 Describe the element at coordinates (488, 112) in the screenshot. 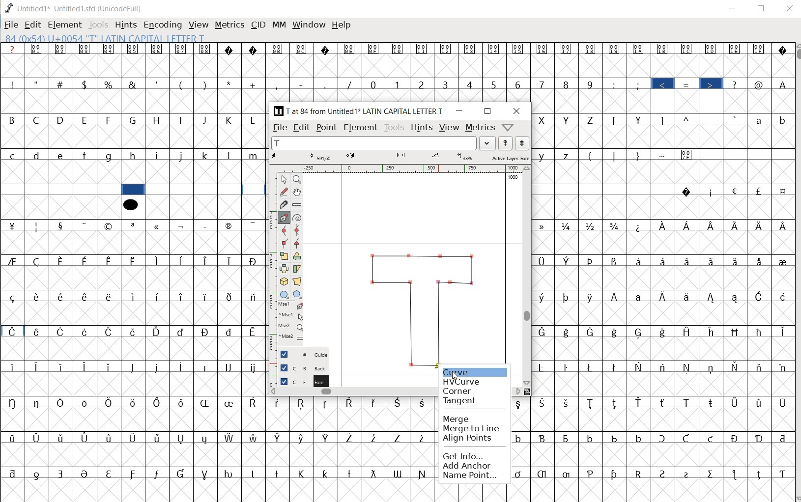

I see `maximize` at that location.